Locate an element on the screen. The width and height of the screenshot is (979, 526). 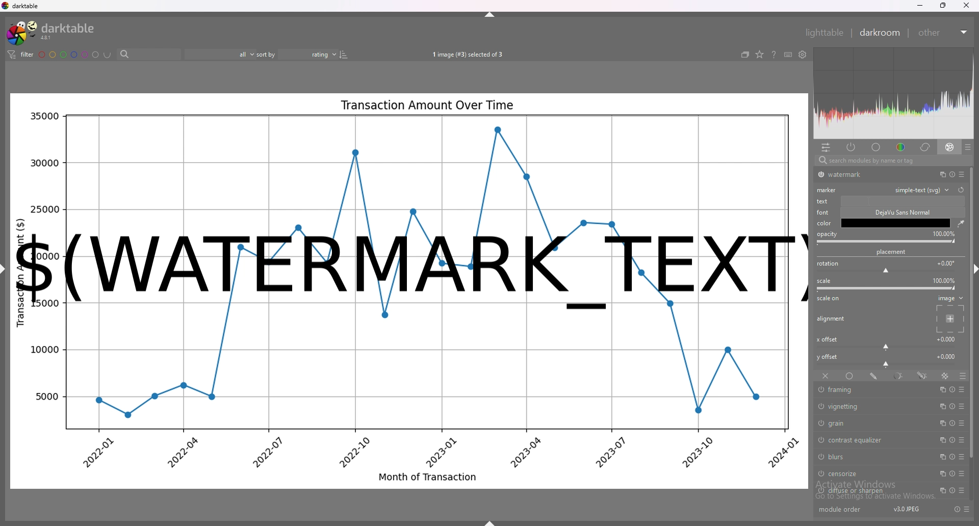
heat map is located at coordinates (893, 93).